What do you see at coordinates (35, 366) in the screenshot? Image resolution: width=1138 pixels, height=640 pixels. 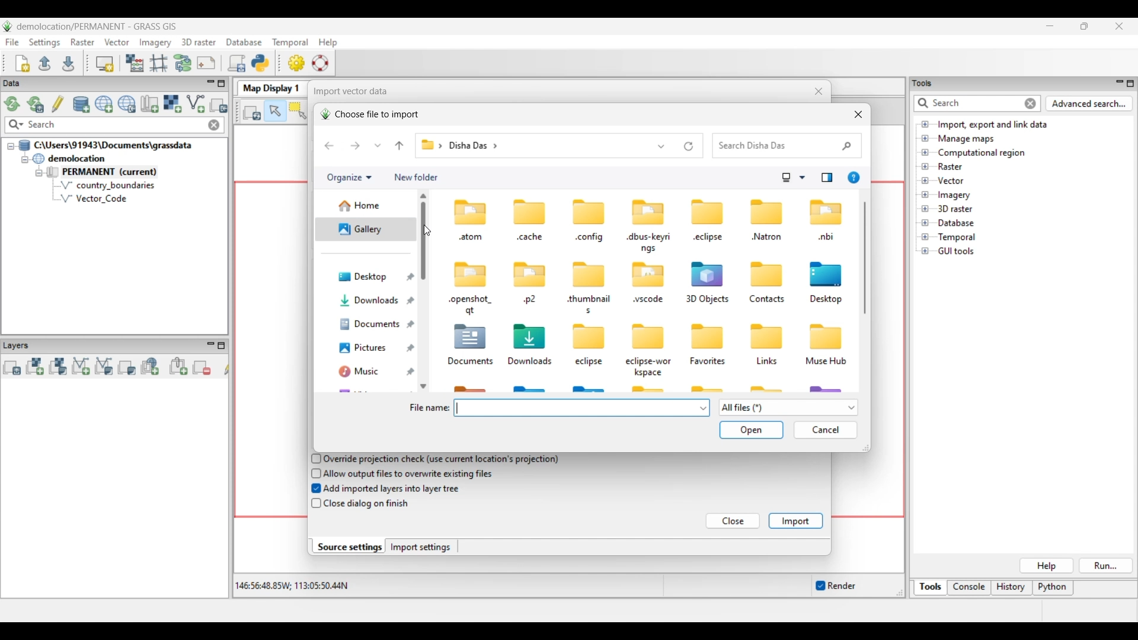 I see `Add raster map layer` at bounding box center [35, 366].